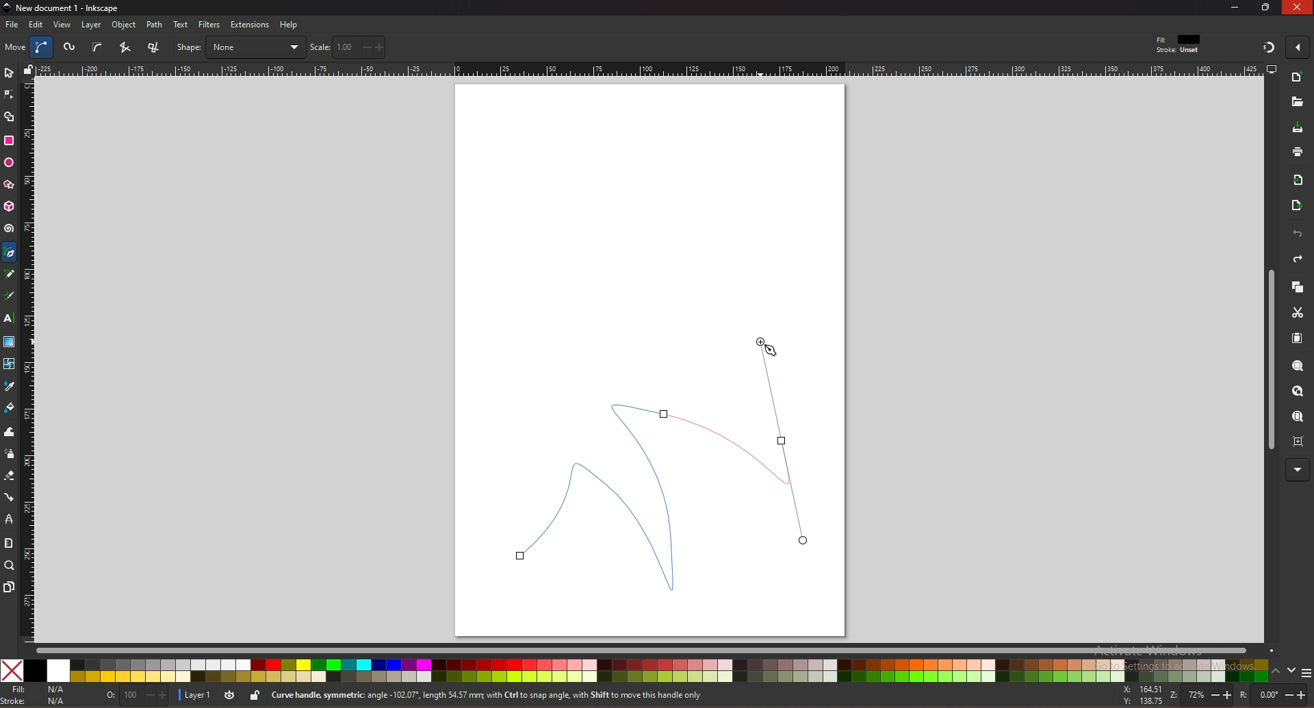  Describe the element at coordinates (1298, 234) in the screenshot. I see `undo` at that location.